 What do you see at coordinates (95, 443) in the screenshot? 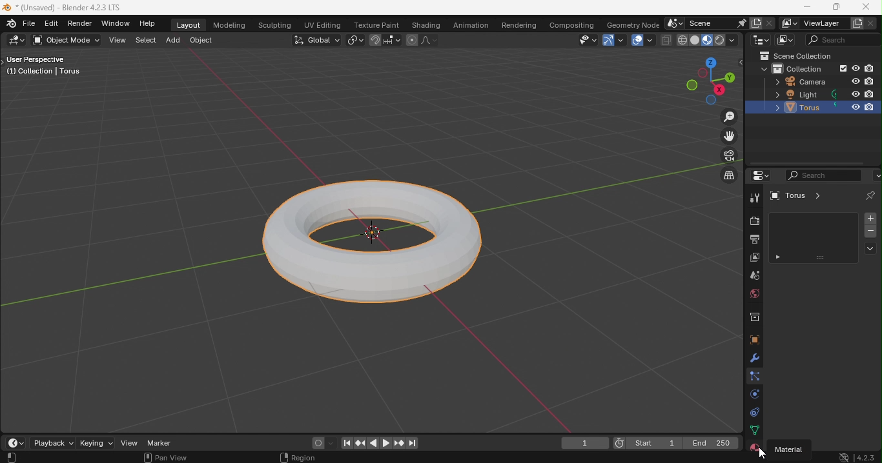
I see `Keying` at bounding box center [95, 443].